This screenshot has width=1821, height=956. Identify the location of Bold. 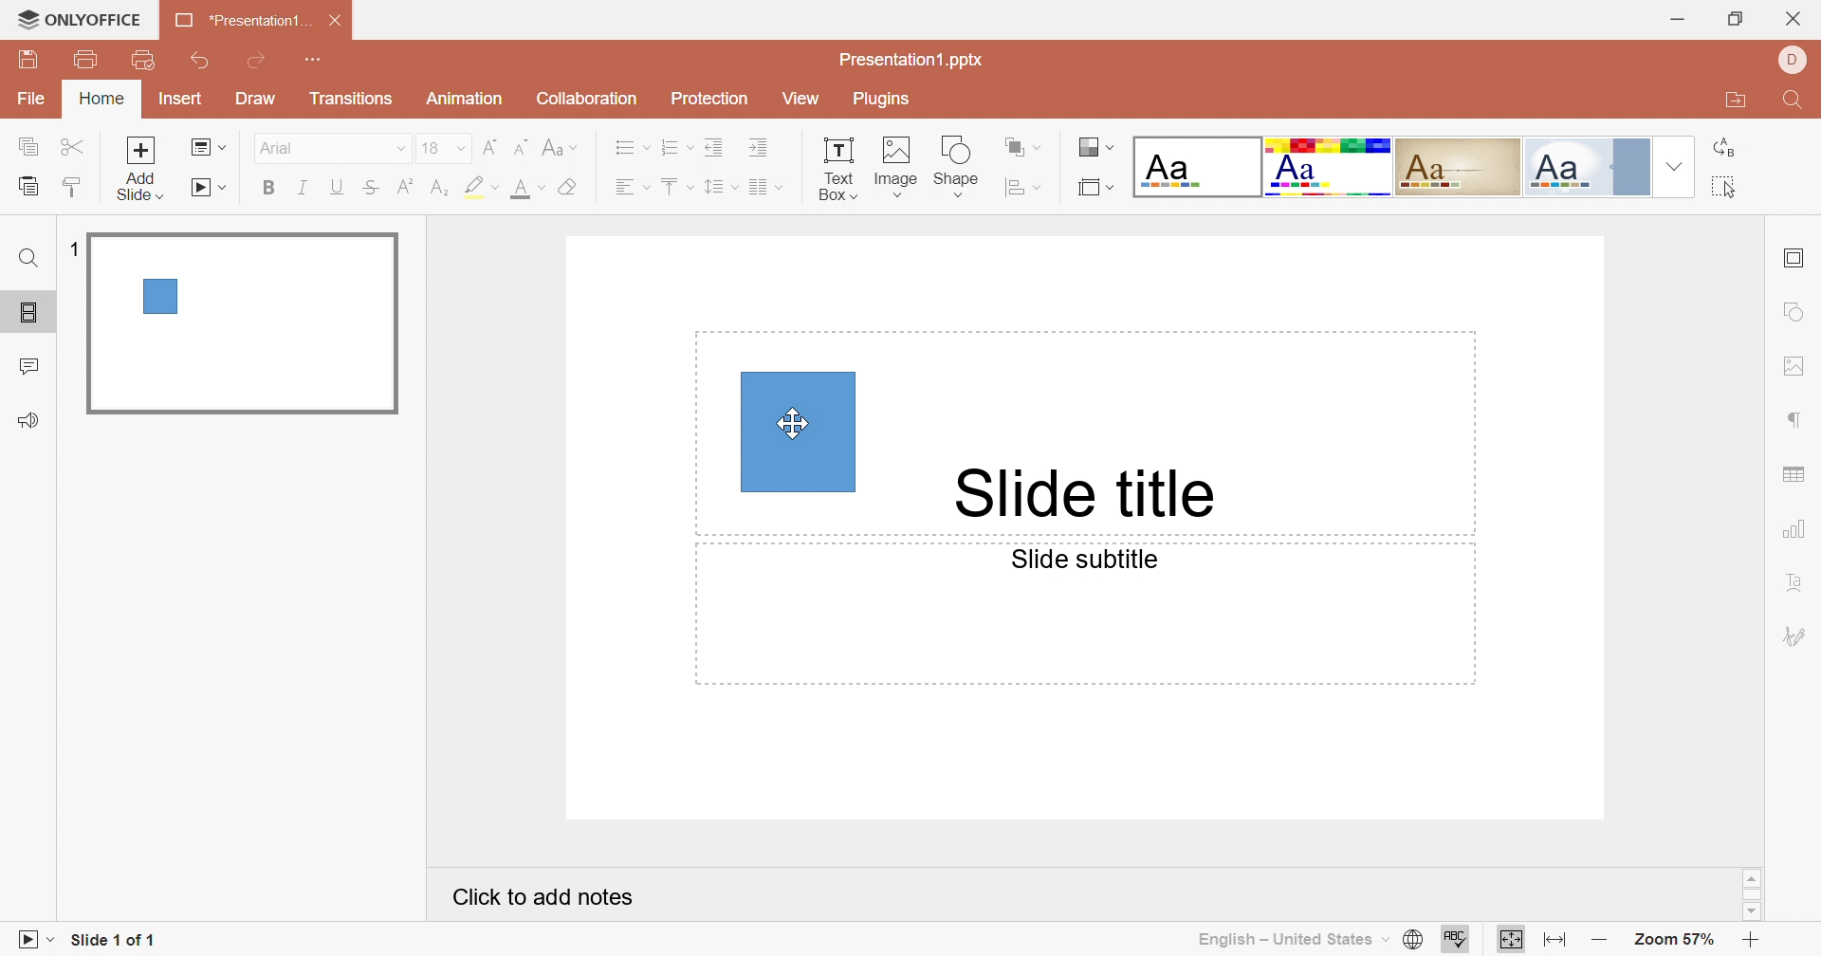
(270, 189).